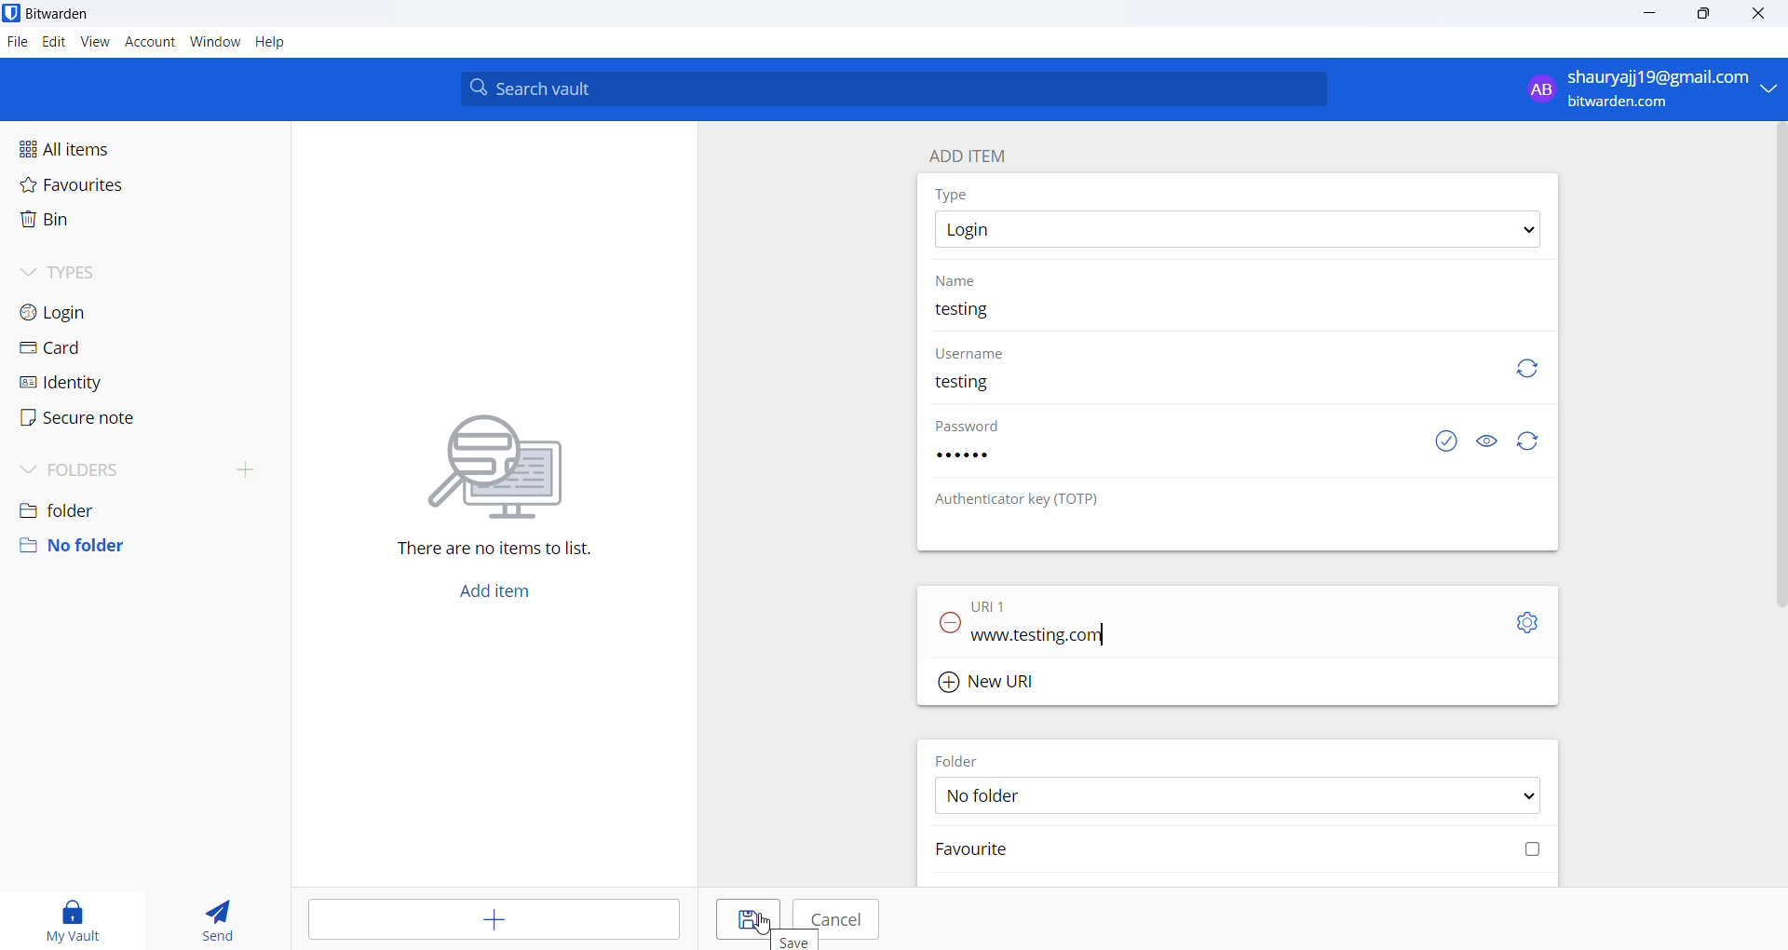 This screenshot has width=1788, height=950. What do you see at coordinates (1214, 637) in the screenshot?
I see `URL input. Current URL "www.testing.com"` at bounding box center [1214, 637].